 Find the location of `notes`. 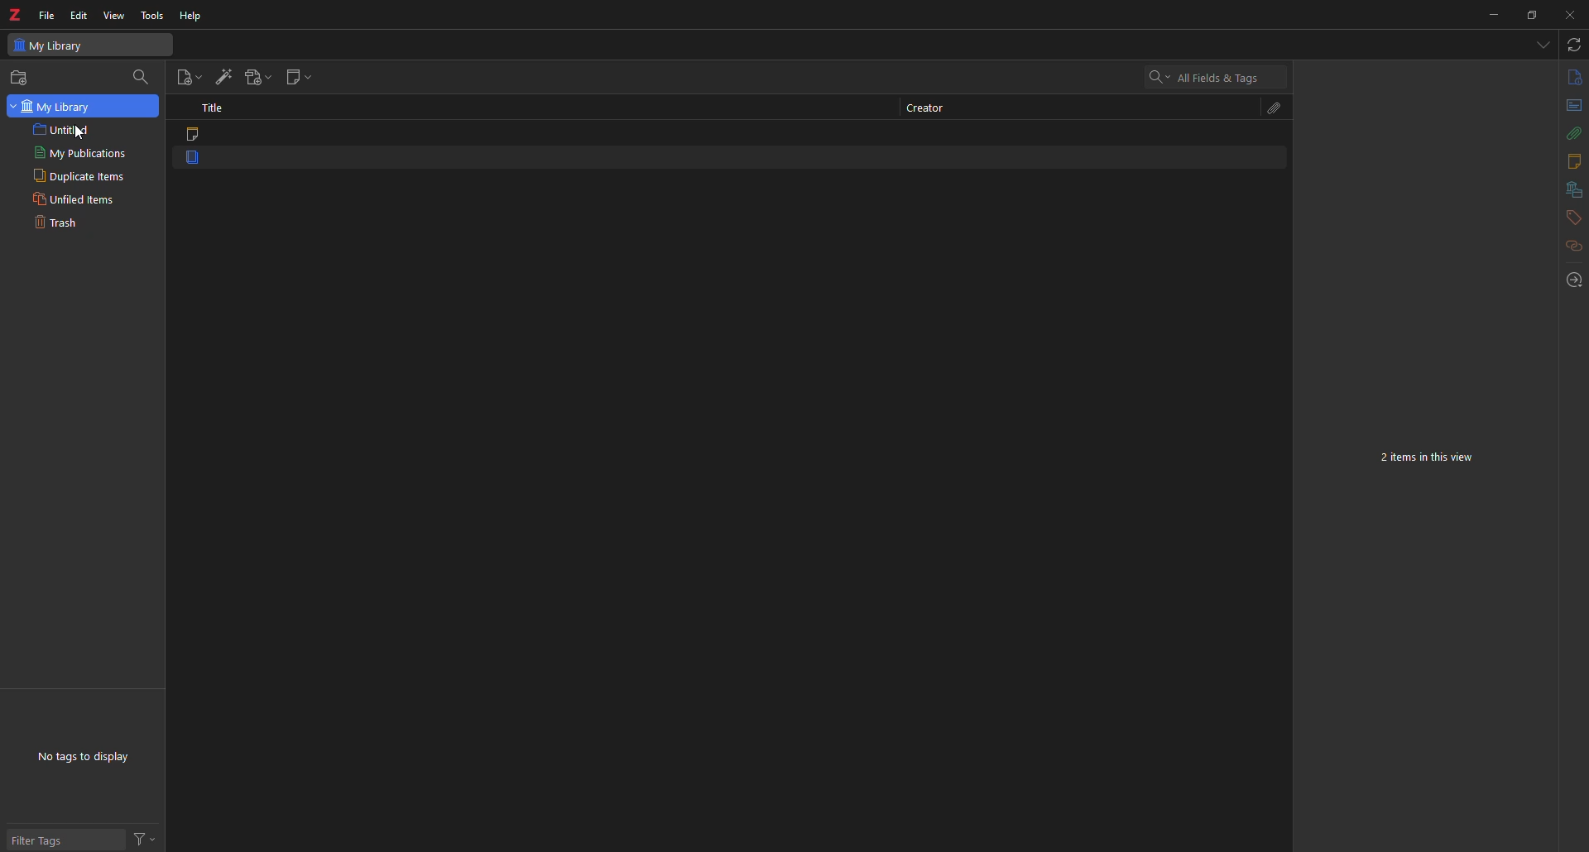

notes is located at coordinates (1574, 160).